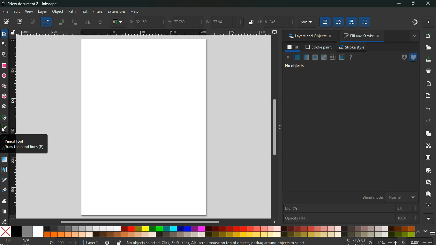 This screenshot has width=436, height=245. I want to click on layers and objects, so click(310, 36).